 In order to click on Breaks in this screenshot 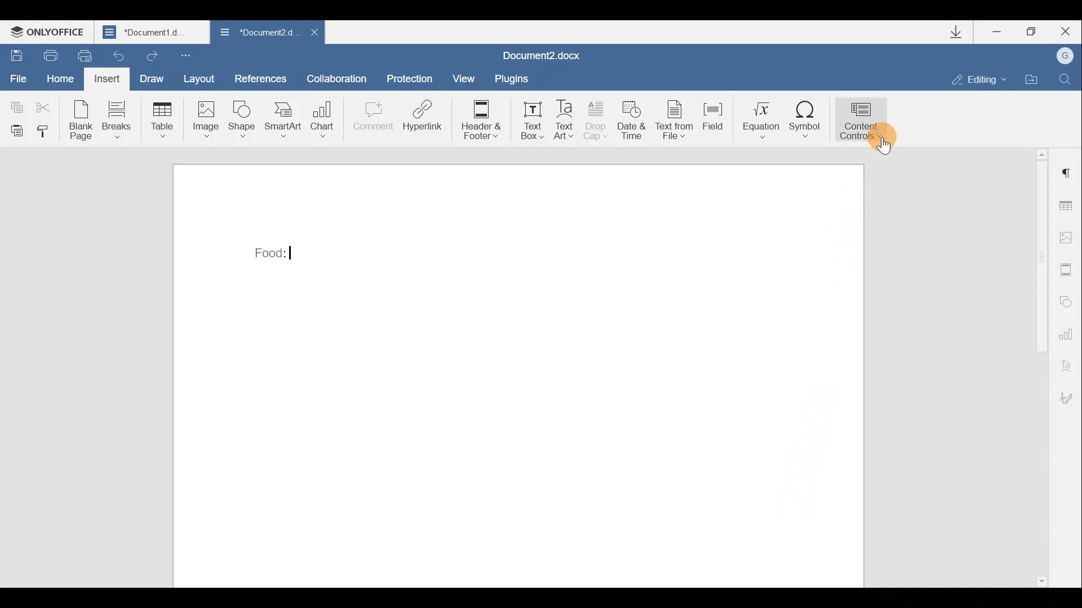, I will do `click(116, 123)`.